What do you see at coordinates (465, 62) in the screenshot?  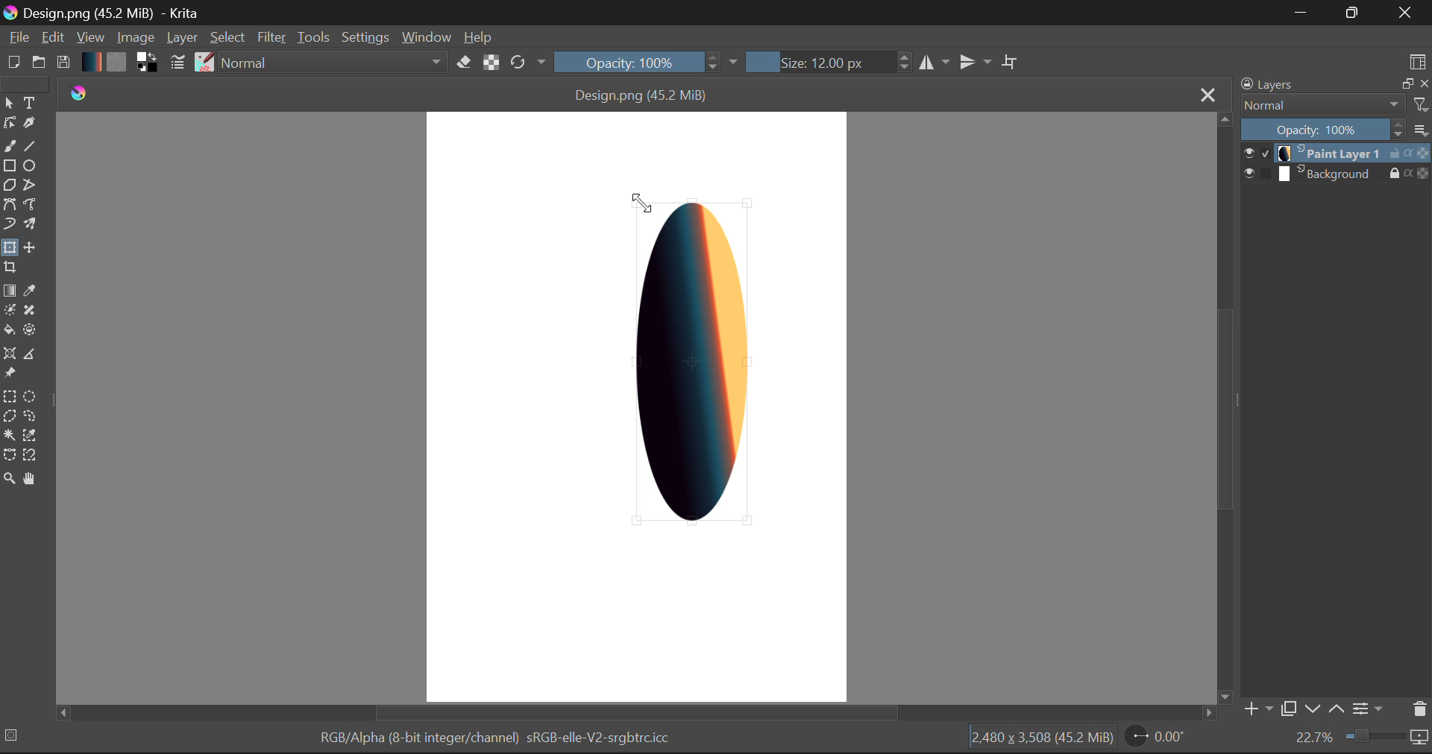 I see `Eraser` at bounding box center [465, 62].